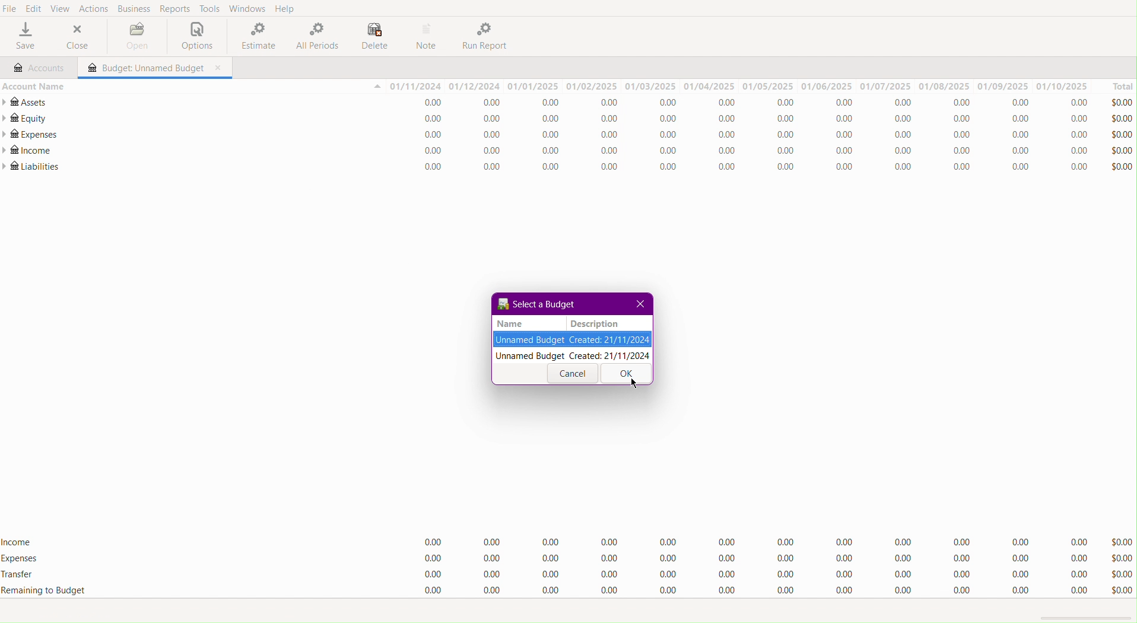 The image size is (1137, 623). What do you see at coordinates (757, 573) in the screenshot?
I see `Transfers` at bounding box center [757, 573].